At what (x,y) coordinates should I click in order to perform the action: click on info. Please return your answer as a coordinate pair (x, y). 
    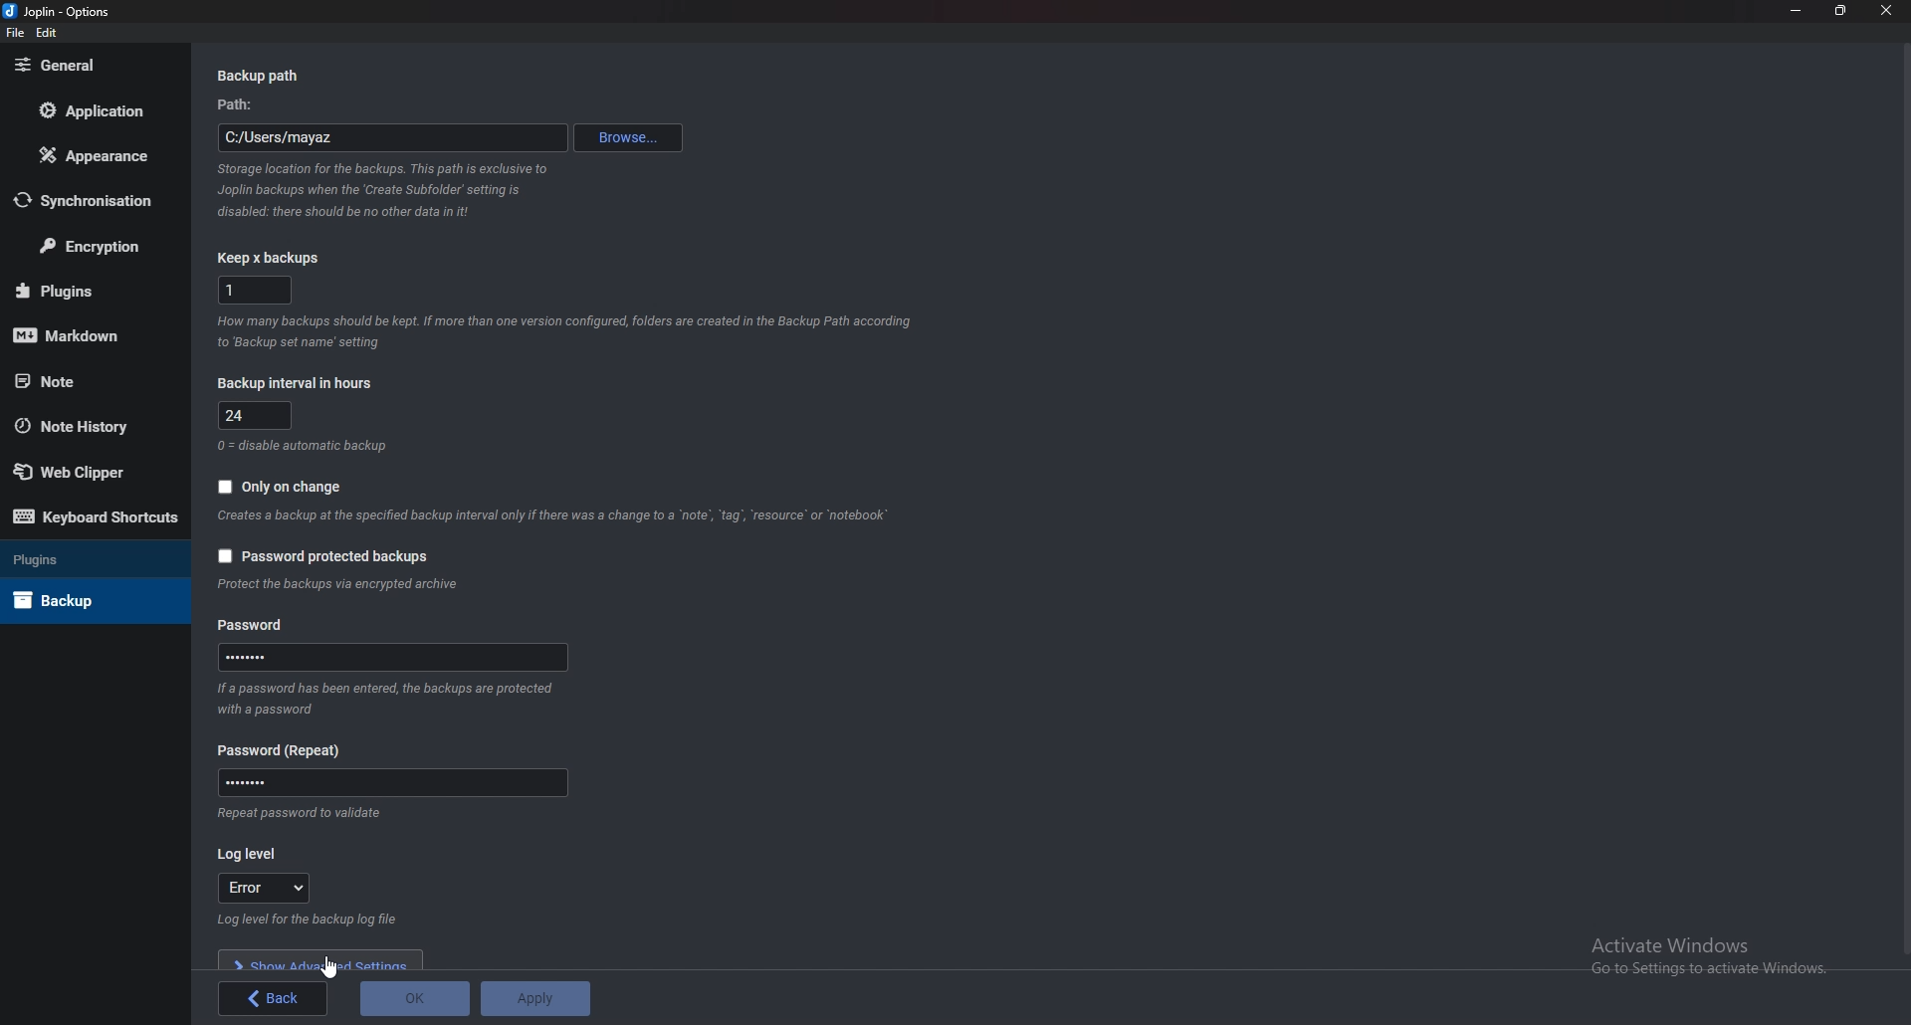
    Looking at the image, I should click on (342, 586).